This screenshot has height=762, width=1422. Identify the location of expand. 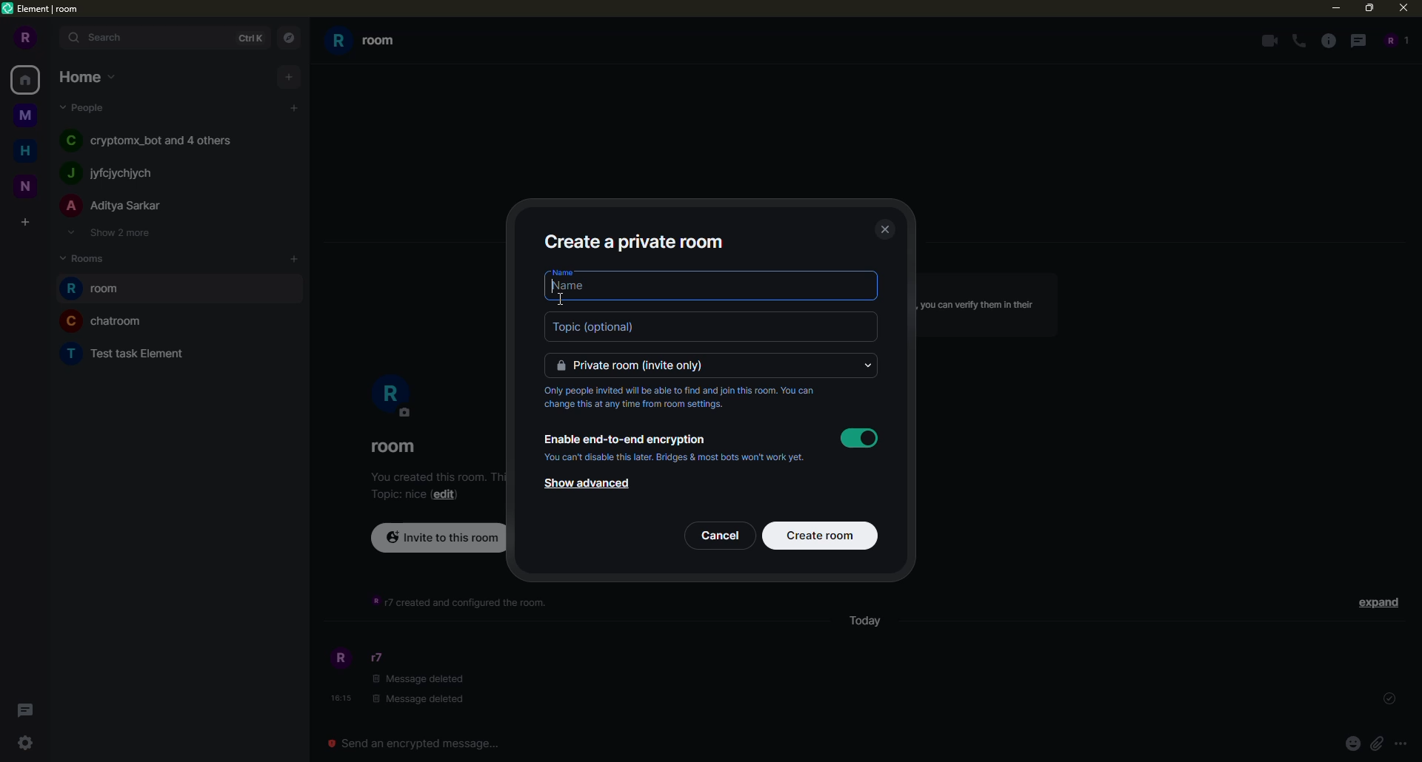
(1376, 602).